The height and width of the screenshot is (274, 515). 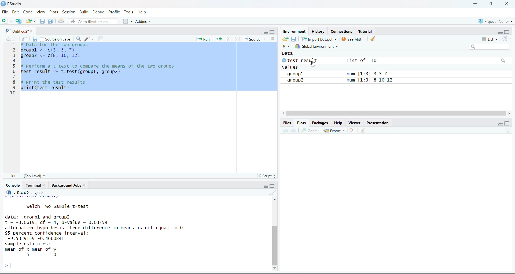 What do you see at coordinates (30, 21) in the screenshot?
I see `open an existing file` at bounding box center [30, 21].